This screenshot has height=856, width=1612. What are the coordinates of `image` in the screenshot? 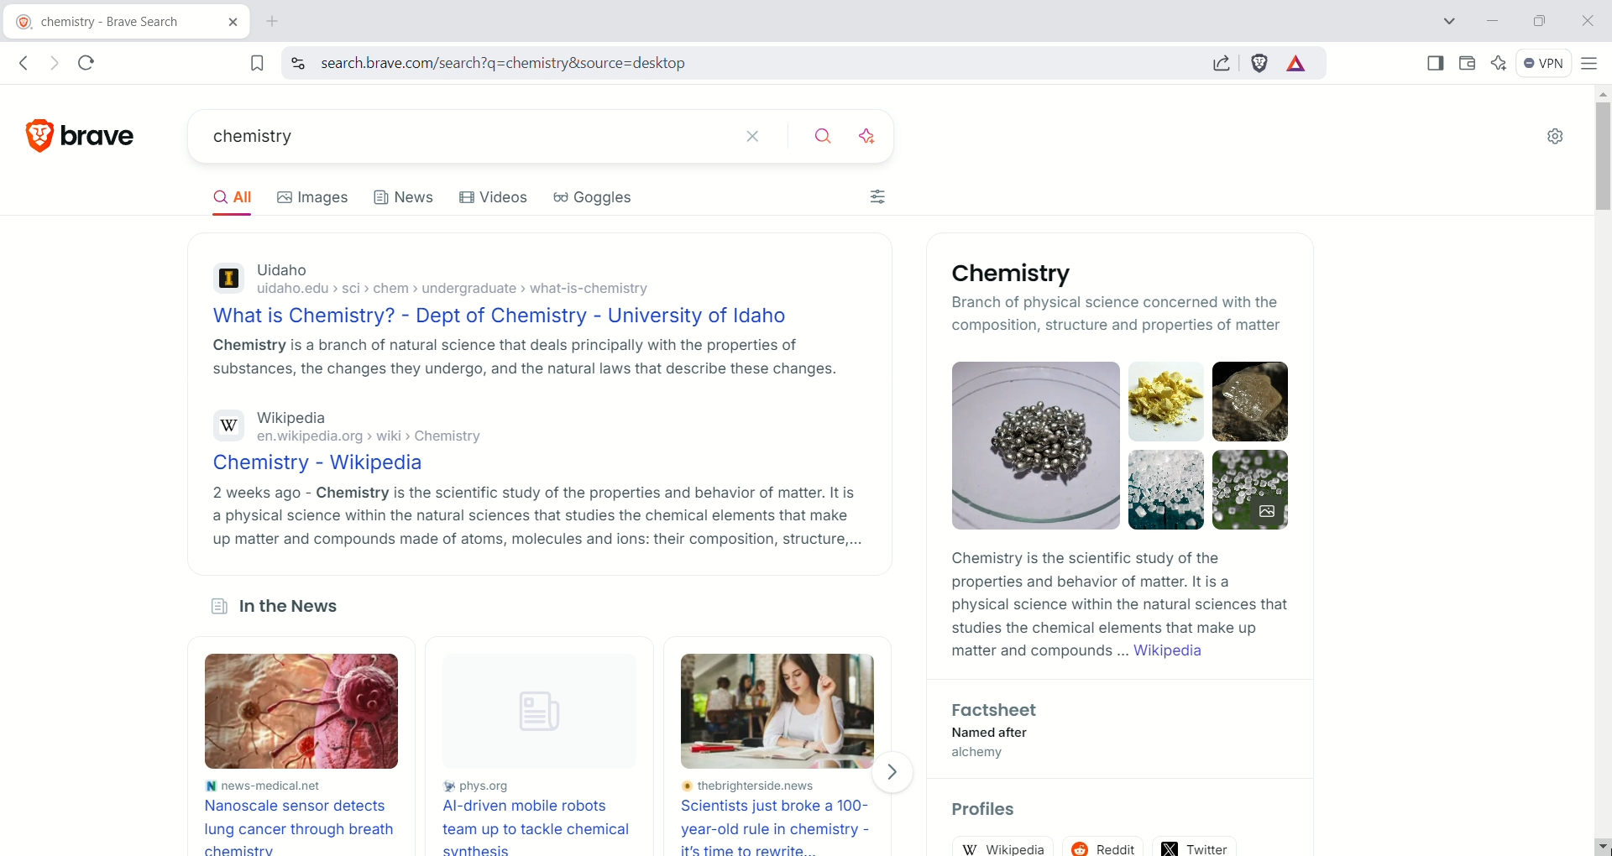 It's located at (783, 711).